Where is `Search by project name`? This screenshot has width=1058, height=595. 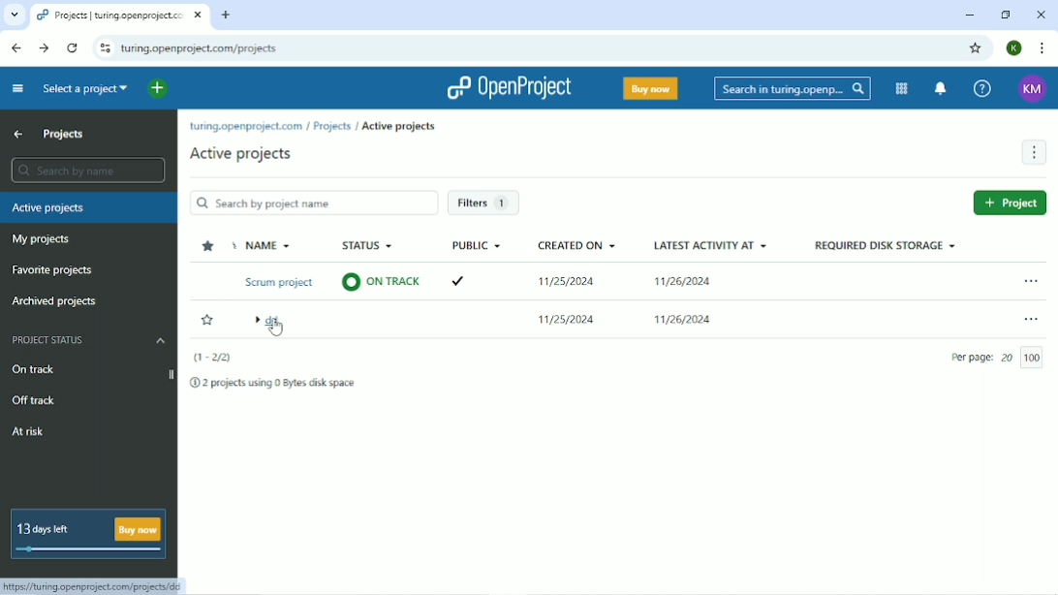
Search by project name is located at coordinates (314, 203).